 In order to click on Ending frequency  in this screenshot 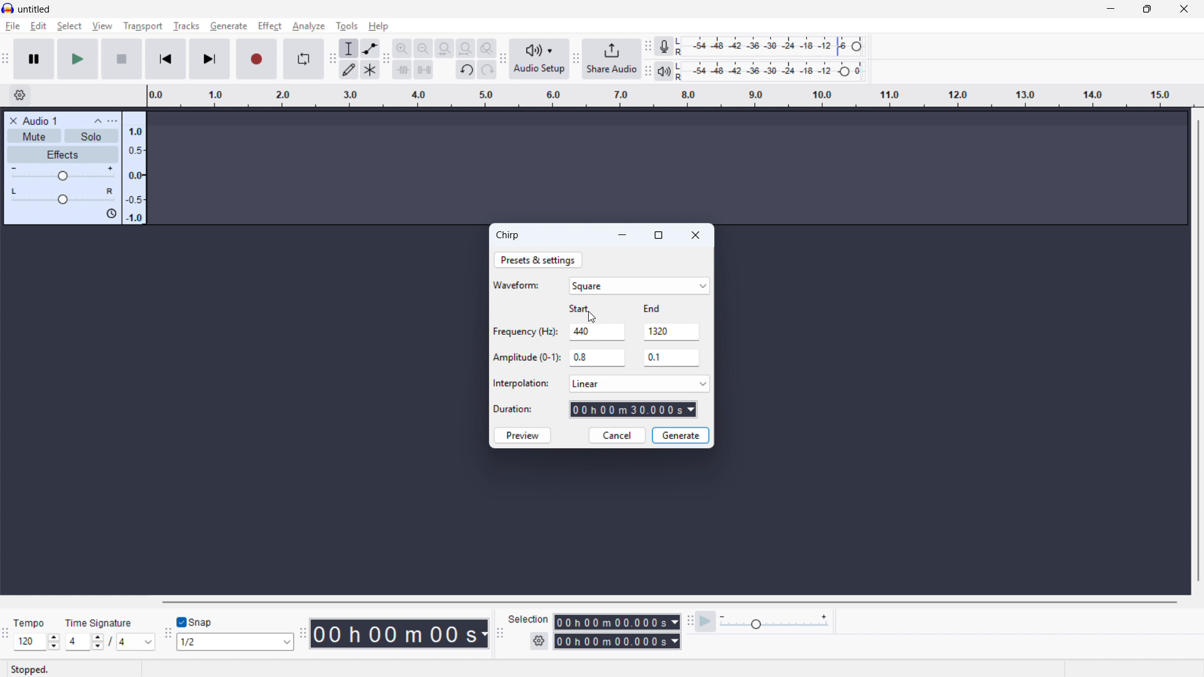, I will do `click(670, 332)`.